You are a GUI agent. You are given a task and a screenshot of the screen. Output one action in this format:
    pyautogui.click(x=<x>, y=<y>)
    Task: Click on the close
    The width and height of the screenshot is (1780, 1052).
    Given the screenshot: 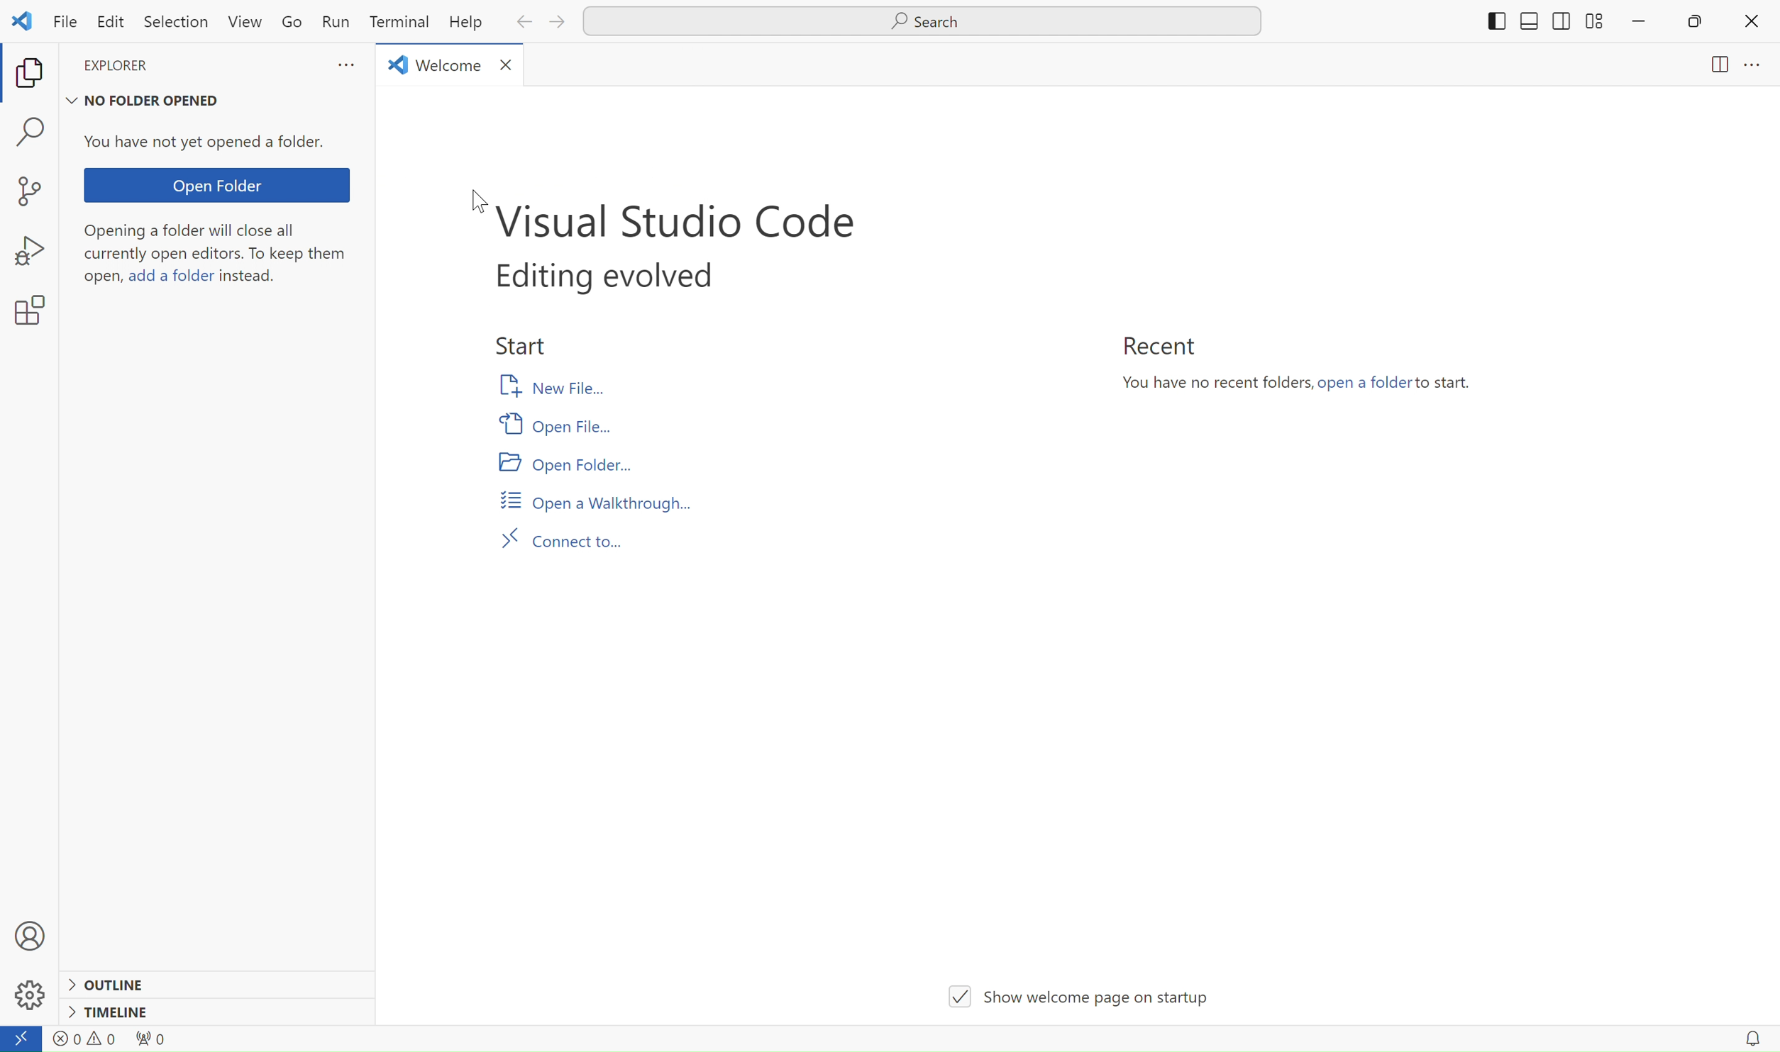 What is the action you would take?
    pyautogui.click(x=1750, y=17)
    